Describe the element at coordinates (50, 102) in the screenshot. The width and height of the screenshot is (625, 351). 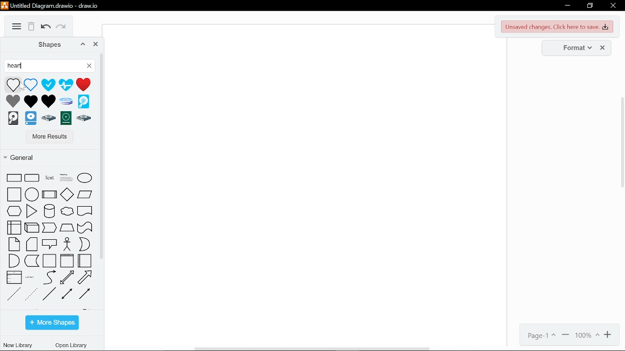
I see `Heart 2` at that location.